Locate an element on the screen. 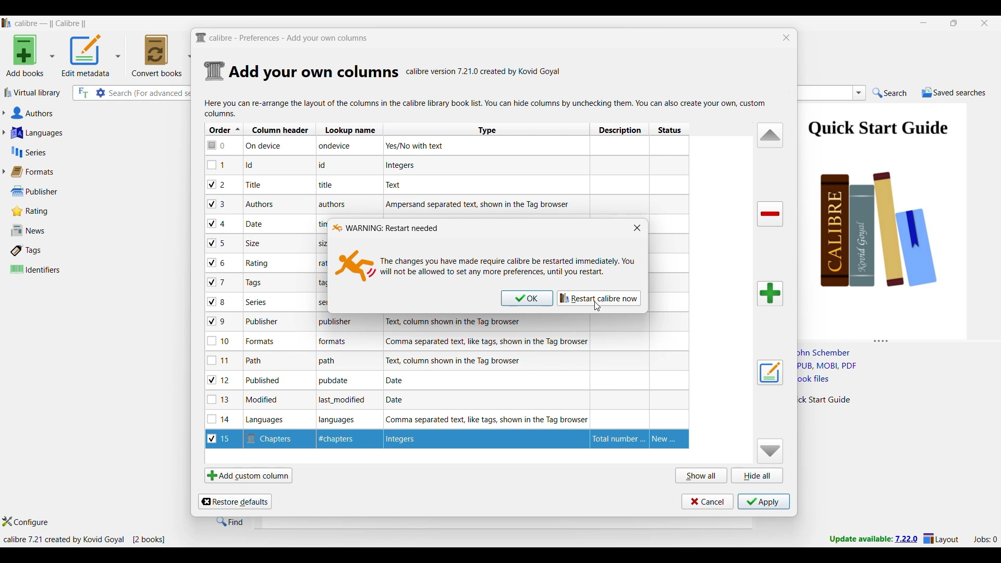 Image resolution: width=1001 pixels, height=563 pixels. Description of current window is located at coordinates (486, 108).